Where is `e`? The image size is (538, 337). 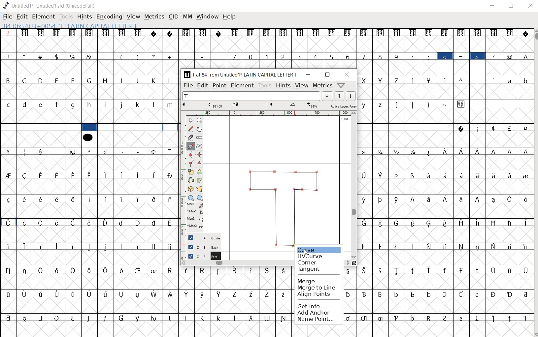 e is located at coordinates (41, 105).